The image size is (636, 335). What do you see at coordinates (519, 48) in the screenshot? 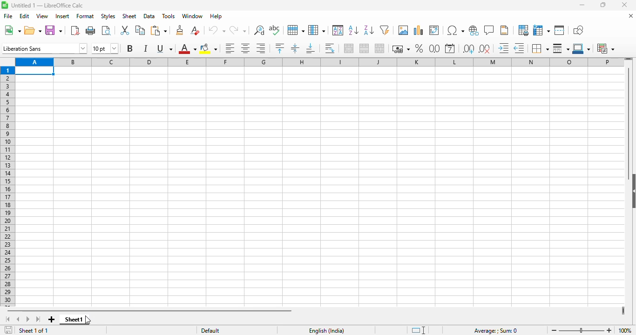
I see `decrease indent` at bounding box center [519, 48].